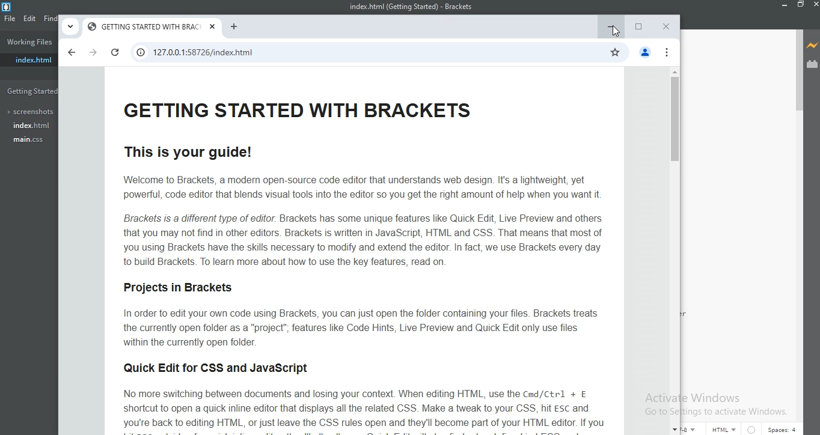 The image size is (820, 435). What do you see at coordinates (670, 53) in the screenshot?
I see `options` at bounding box center [670, 53].